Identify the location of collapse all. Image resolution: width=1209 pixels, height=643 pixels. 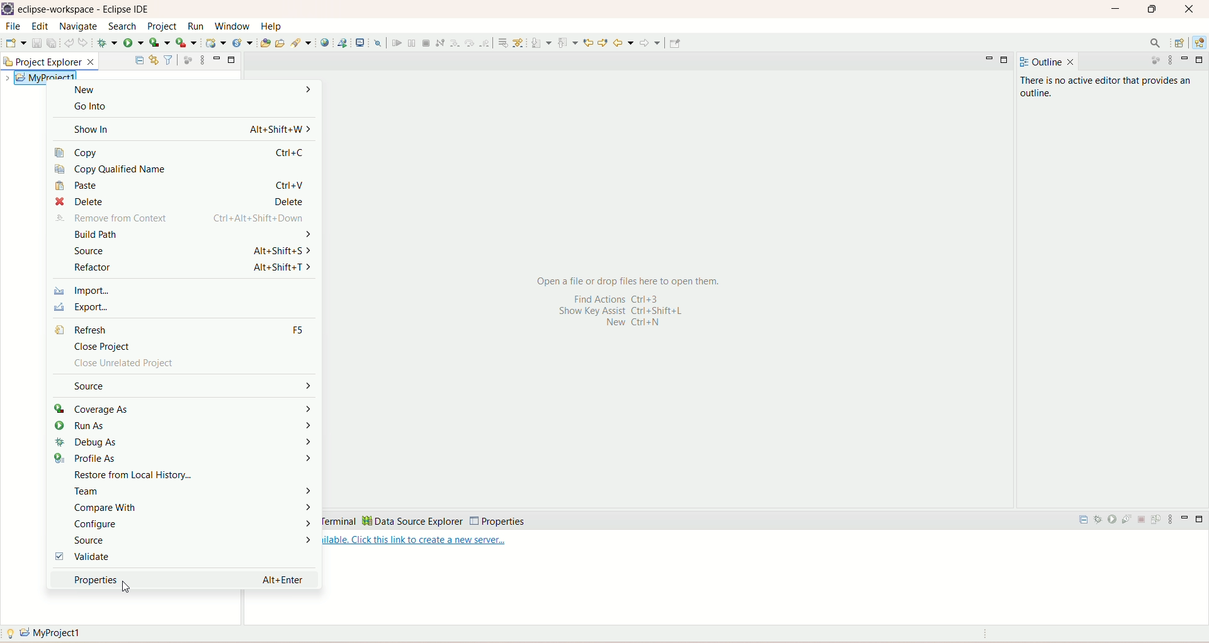
(1084, 523).